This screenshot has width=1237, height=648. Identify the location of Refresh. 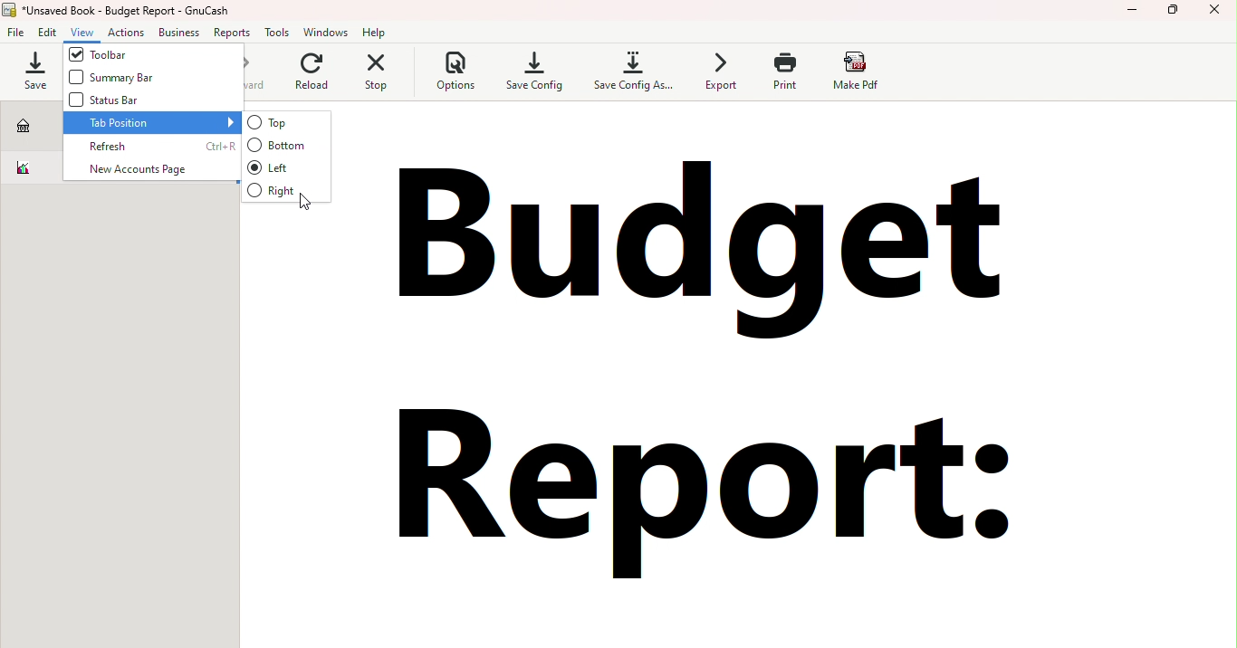
(151, 144).